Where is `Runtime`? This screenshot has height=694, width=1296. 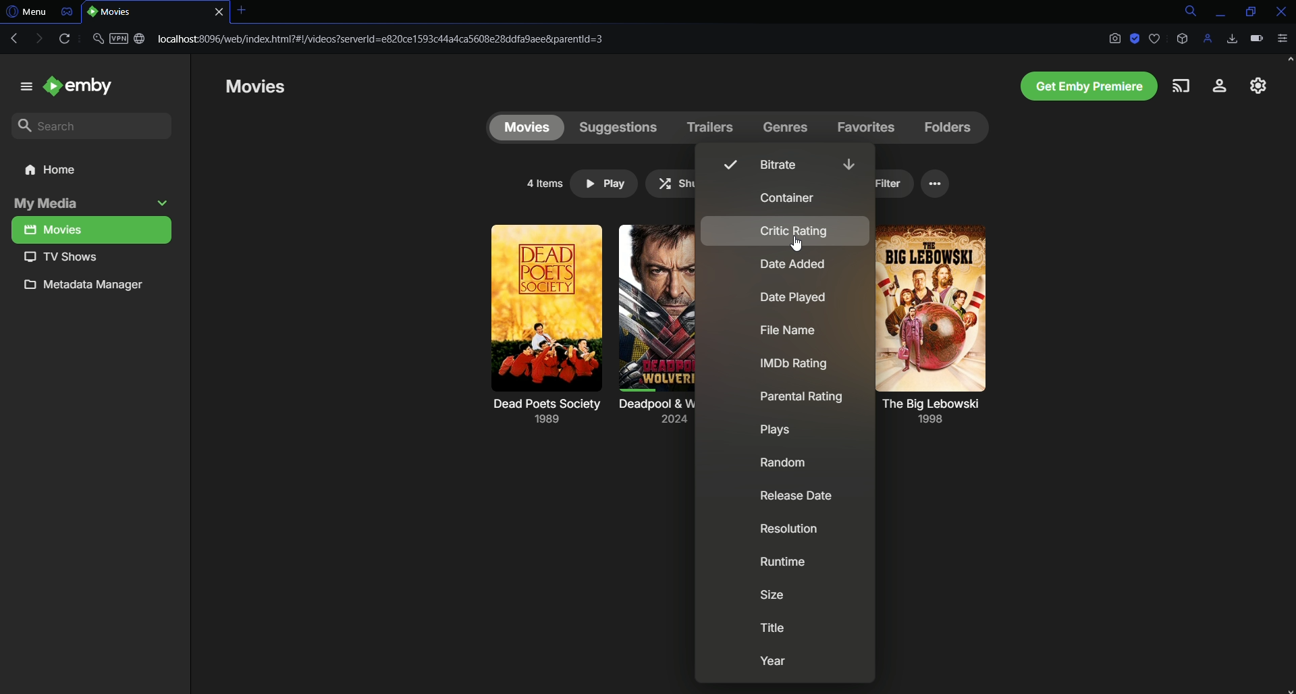
Runtime is located at coordinates (786, 563).